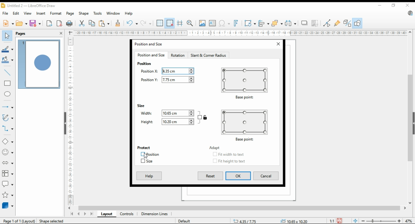  Describe the element at coordinates (7, 84) in the screenshot. I see `rectangle` at that location.